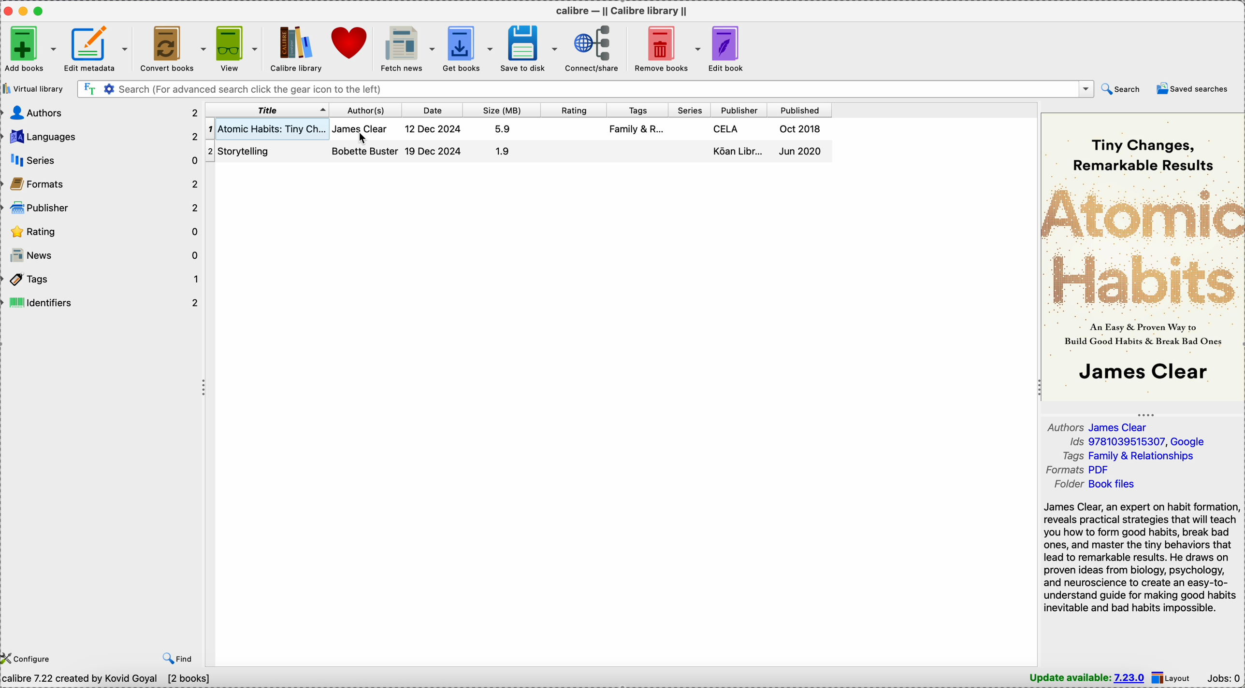  I want to click on search bar, so click(583, 89).